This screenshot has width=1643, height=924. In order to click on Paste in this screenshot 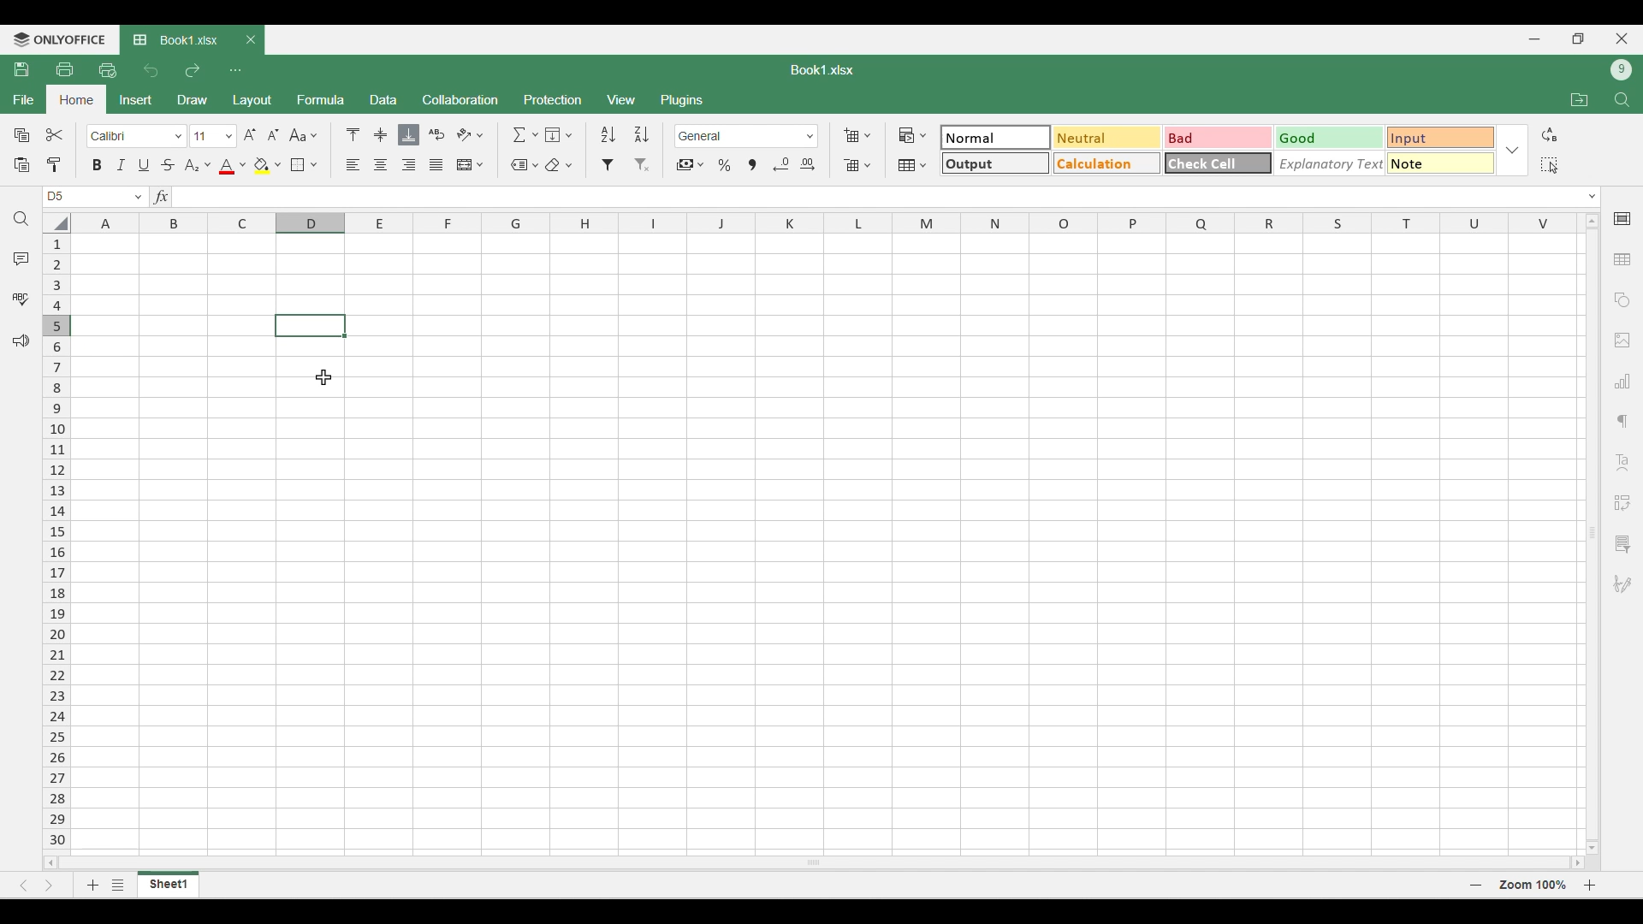, I will do `click(21, 165)`.